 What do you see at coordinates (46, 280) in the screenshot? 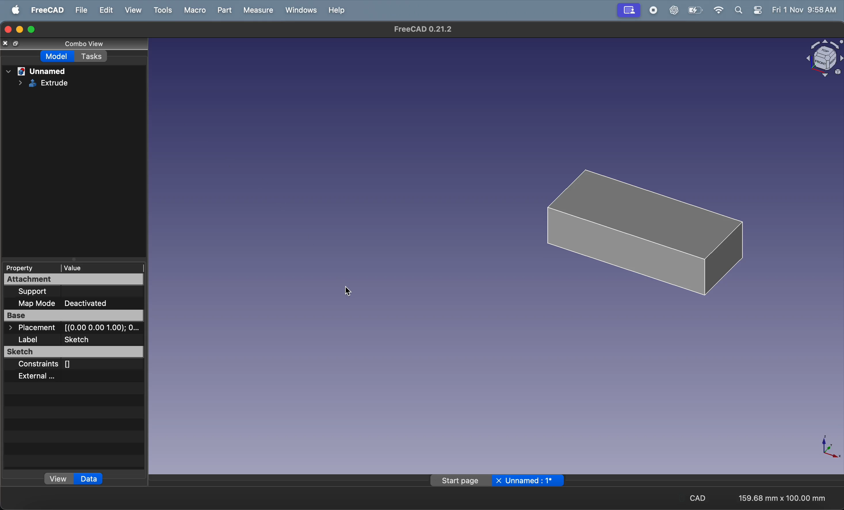
I see `attachment` at bounding box center [46, 280].